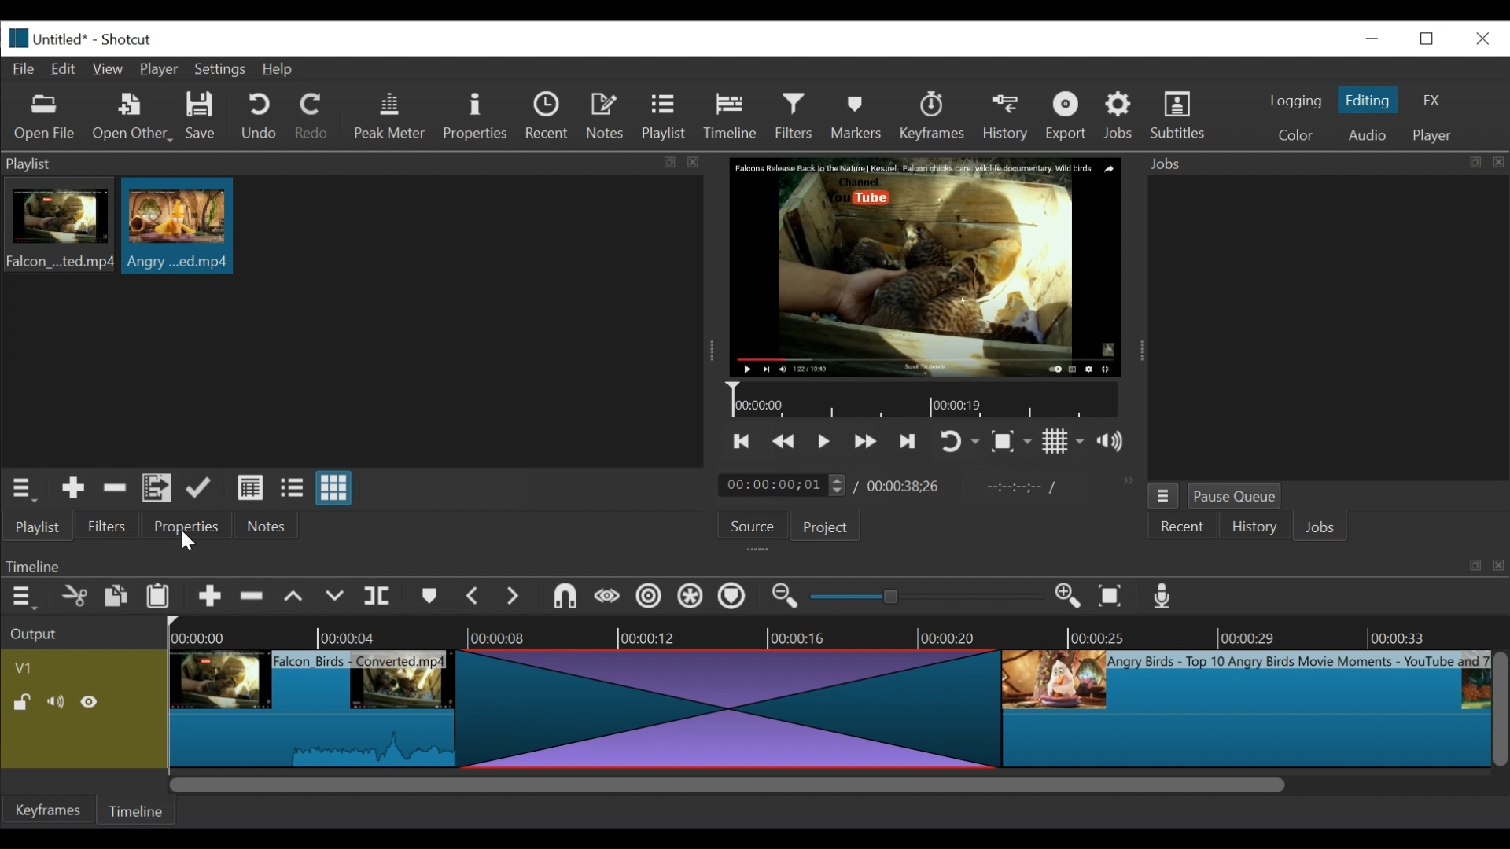 The width and height of the screenshot is (1510, 849). I want to click on markers, so click(429, 600).